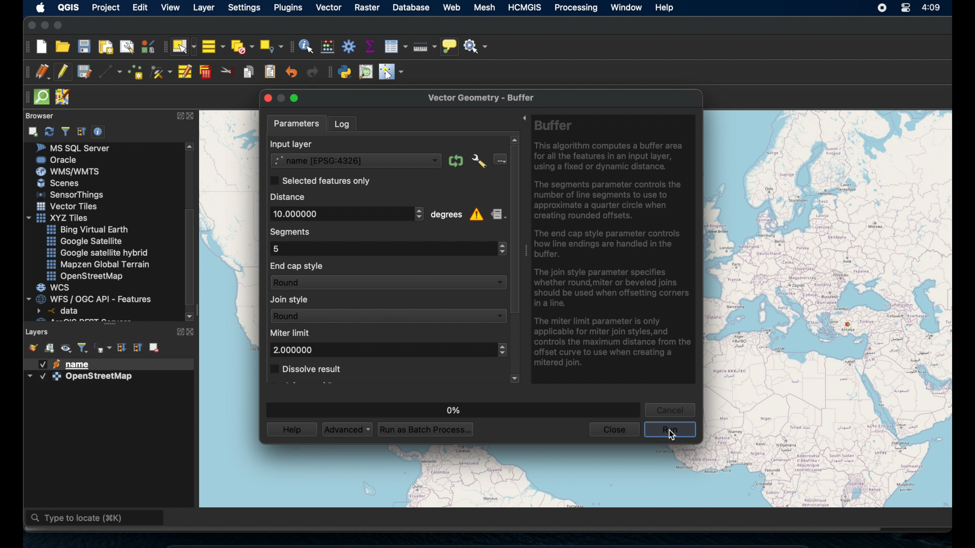  Describe the element at coordinates (329, 72) in the screenshot. I see `plugins toolbar` at that location.